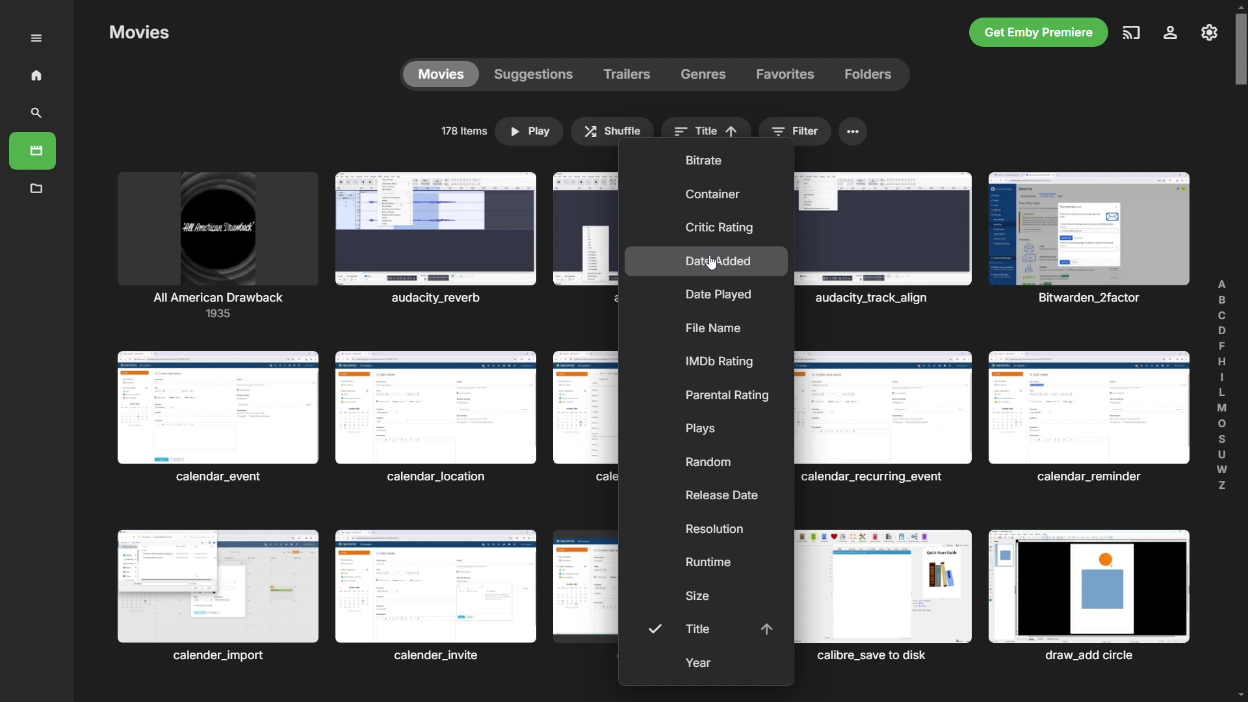 The width and height of the screenshot is (1248, 702). What do you see at coordinates (706, 326) in the screenshot?
I see `file name` at bounding box center [706, 326].